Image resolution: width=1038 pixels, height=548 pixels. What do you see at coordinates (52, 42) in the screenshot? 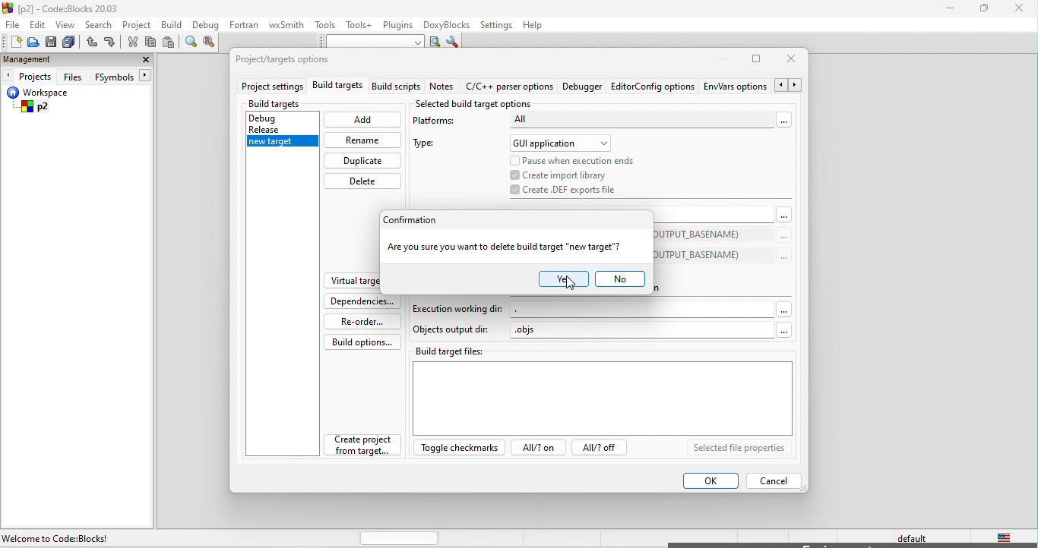
I see `save` at bounding box center [52, 42].